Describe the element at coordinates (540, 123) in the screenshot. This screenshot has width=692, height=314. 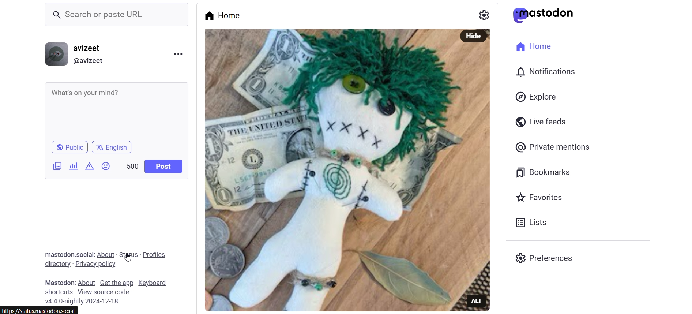
I see `Live Feeds` at that location.